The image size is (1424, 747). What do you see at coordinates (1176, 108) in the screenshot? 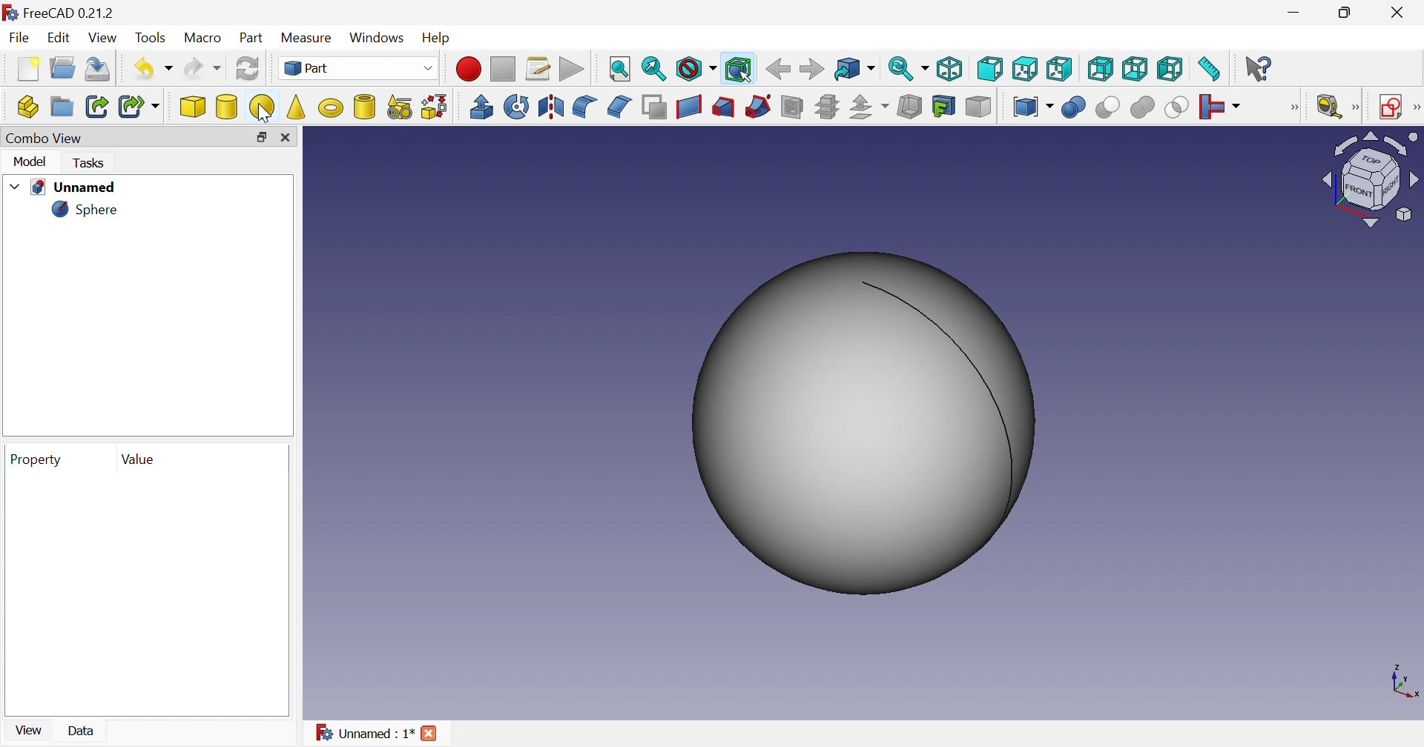
I see `Intersection` at bounding box center [1176, 108].